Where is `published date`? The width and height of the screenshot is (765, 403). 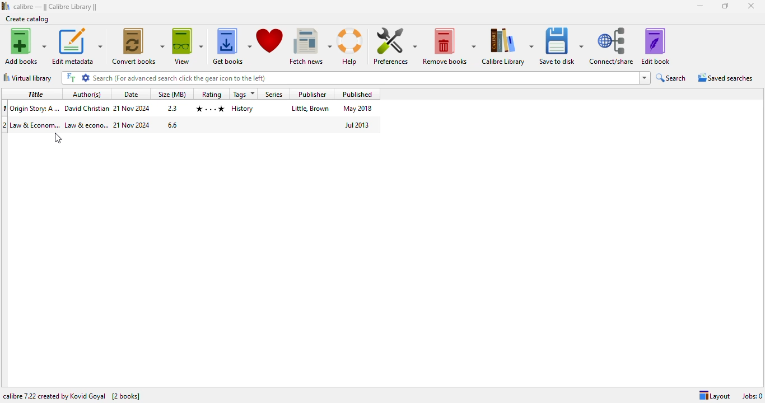
published date is located at coordinates (357, 109).